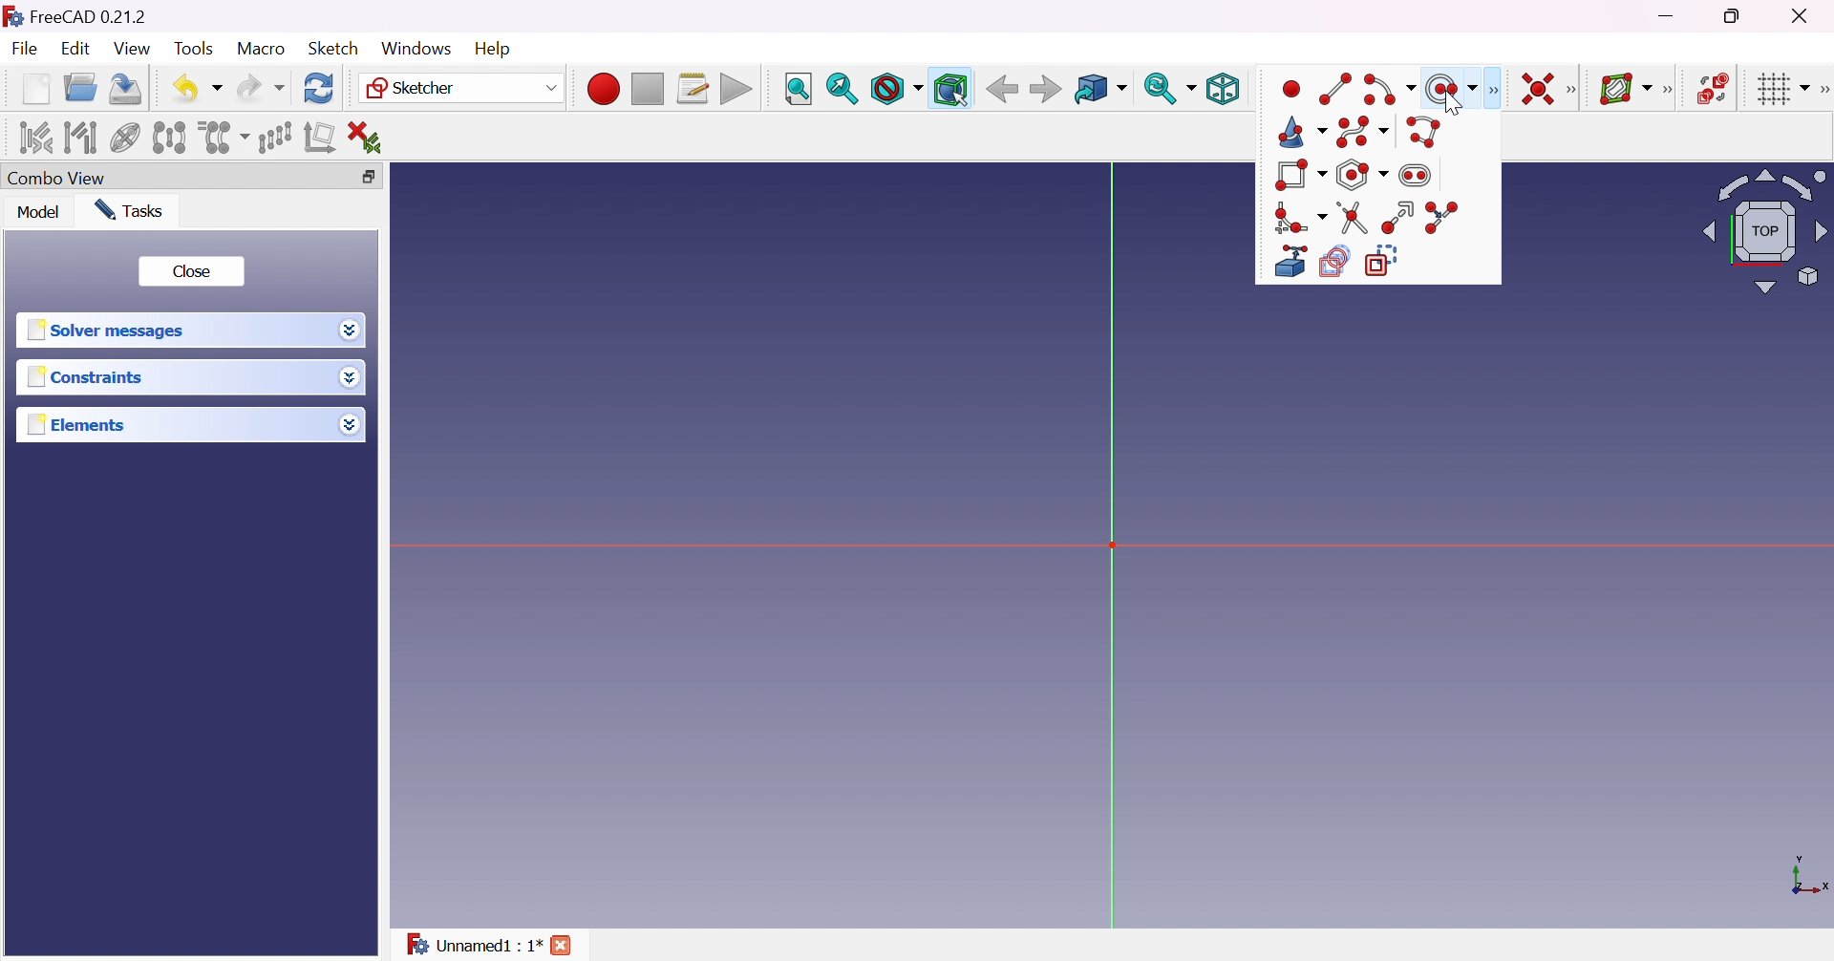 The height and width of the screenshot is (961, 1834). What do you see at coordinates (78, 425) in the screenshot?
I see `Elements` at bounding box center [78, 425].